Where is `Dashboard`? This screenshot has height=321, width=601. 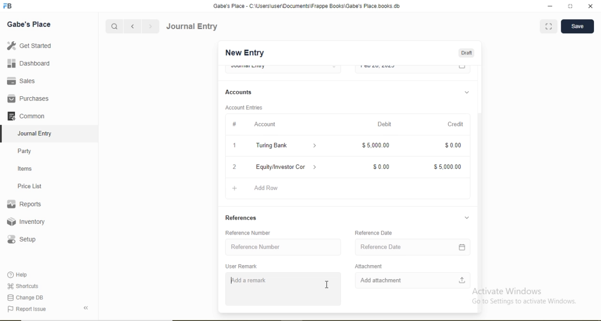 Dashboard is located at coordinates (29, 63).